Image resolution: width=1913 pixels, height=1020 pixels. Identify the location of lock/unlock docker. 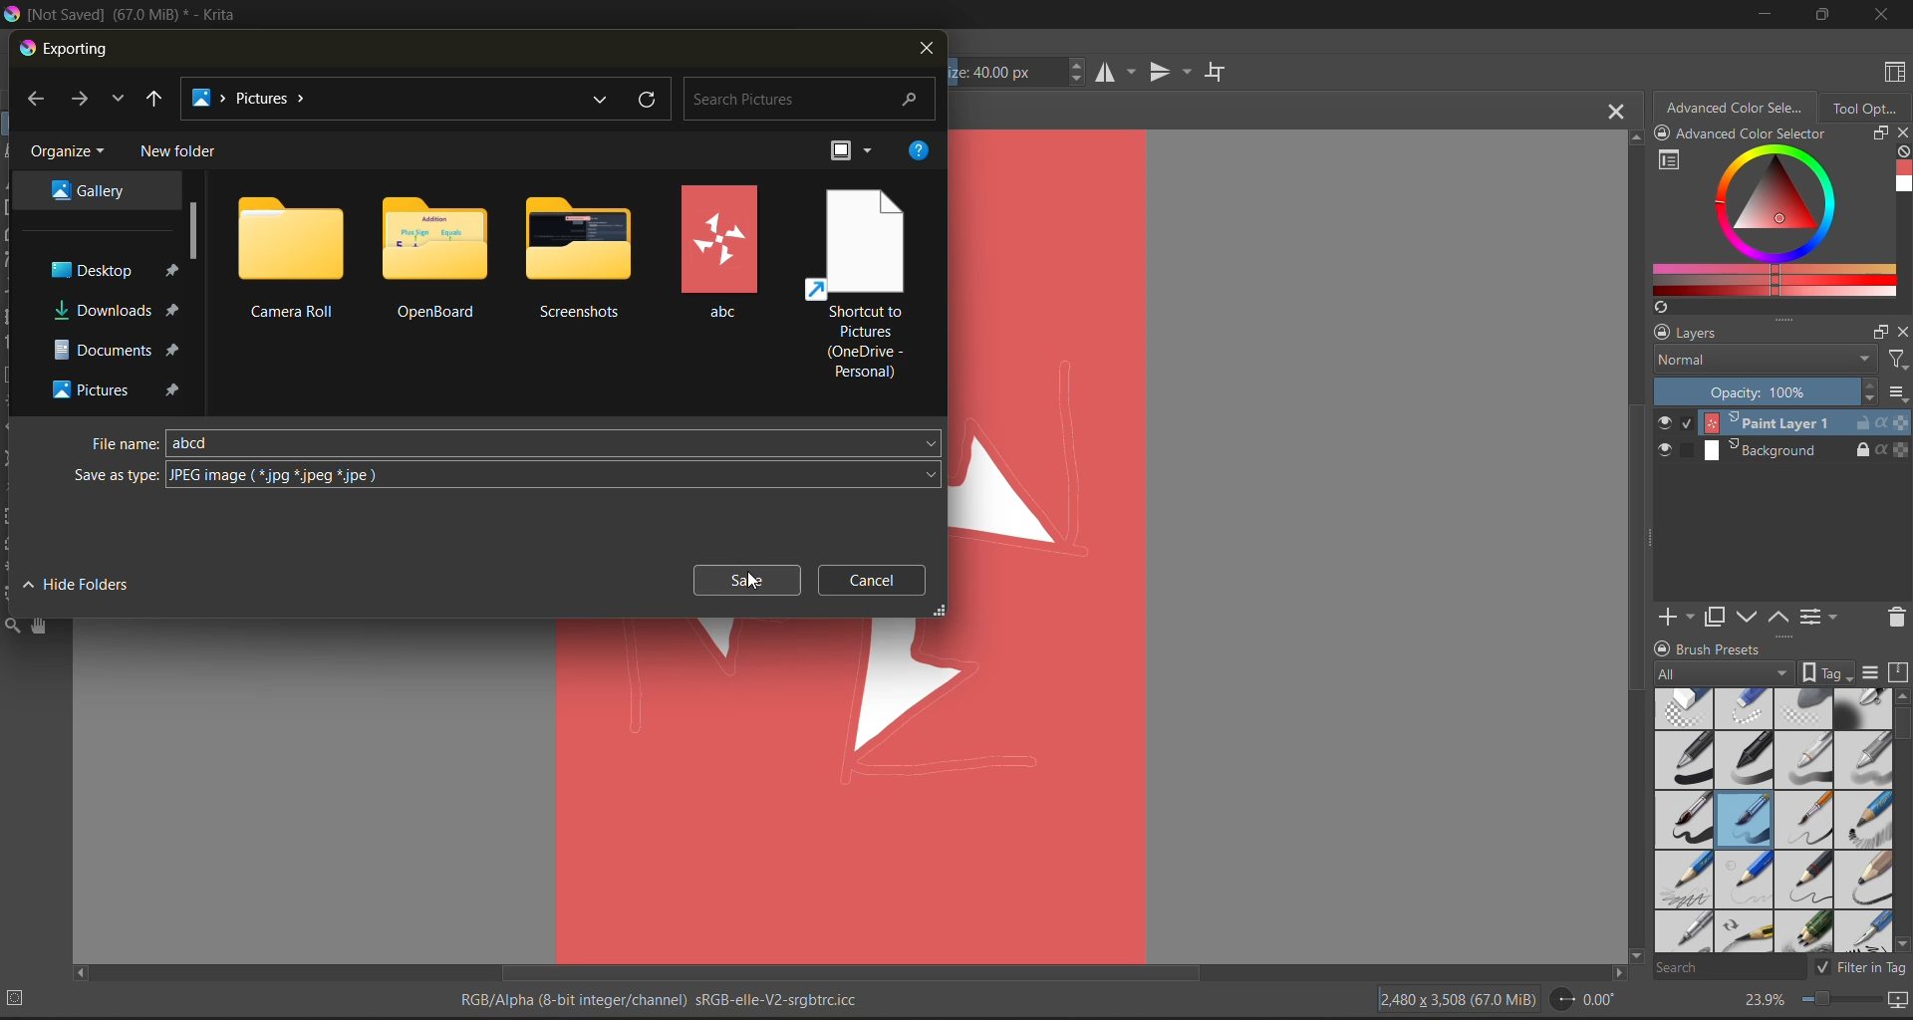
(1667, 134).